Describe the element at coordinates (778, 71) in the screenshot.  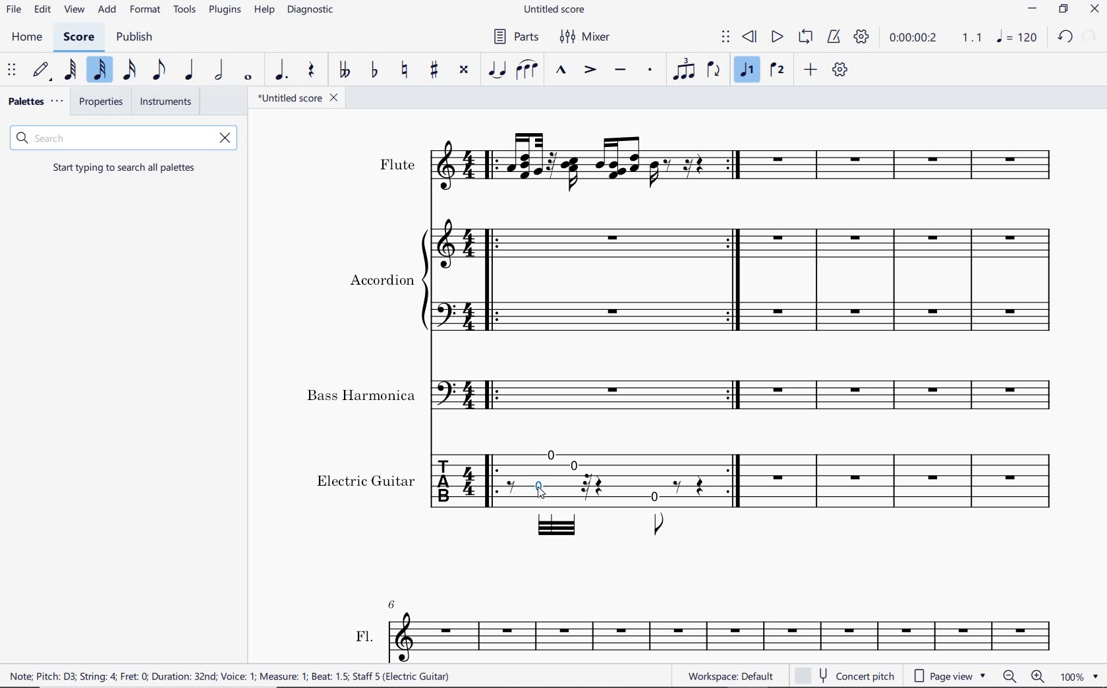
I see `voice 2` at that location.